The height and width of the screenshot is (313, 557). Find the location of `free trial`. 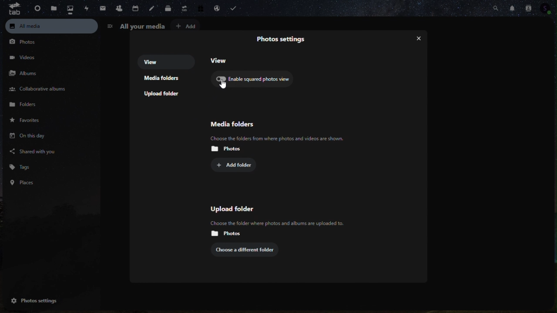

free trial is located at coordinates (201, 8).